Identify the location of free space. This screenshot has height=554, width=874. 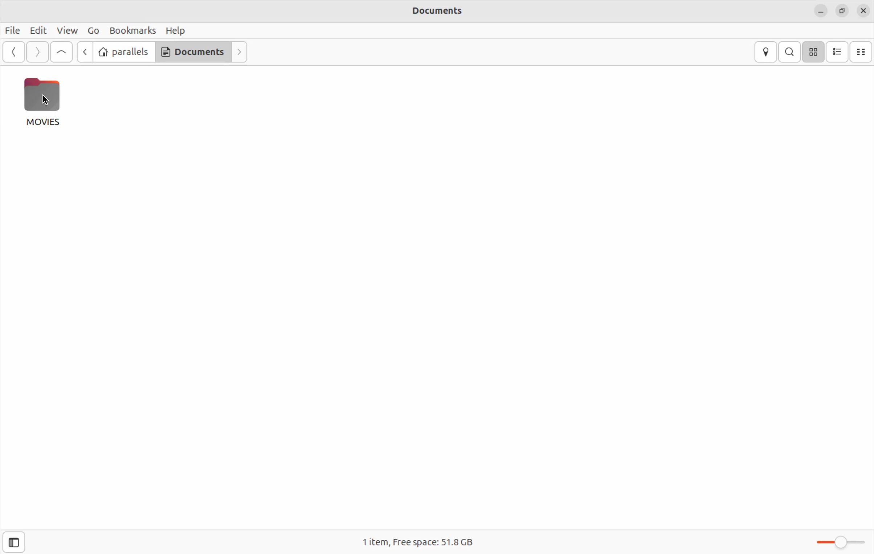
(422, 542).